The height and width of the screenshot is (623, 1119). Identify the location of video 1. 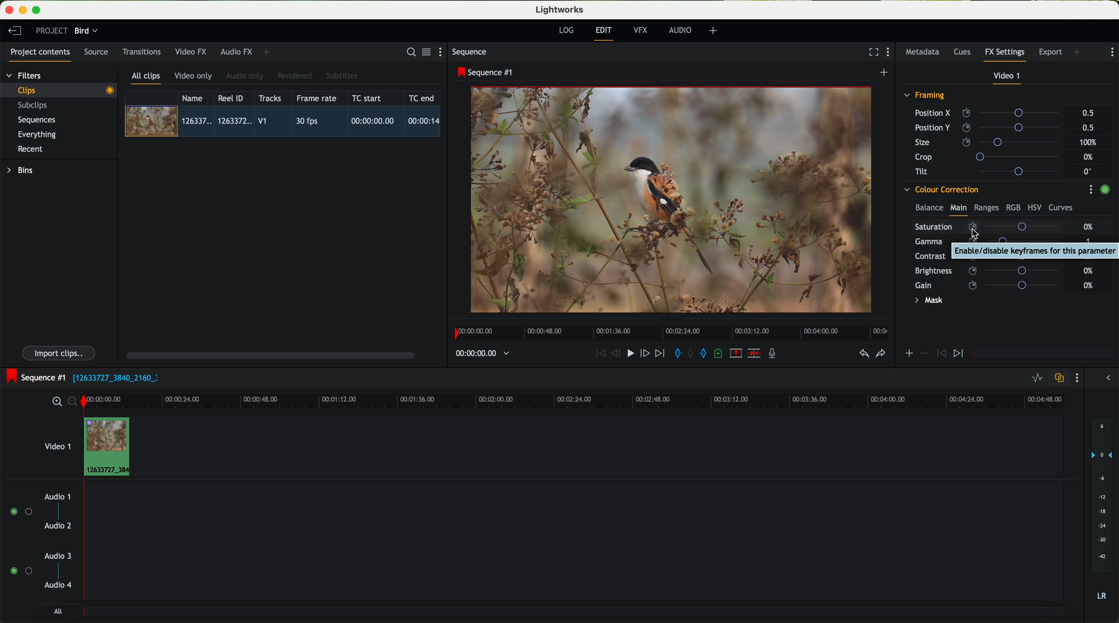
(1008, 78).